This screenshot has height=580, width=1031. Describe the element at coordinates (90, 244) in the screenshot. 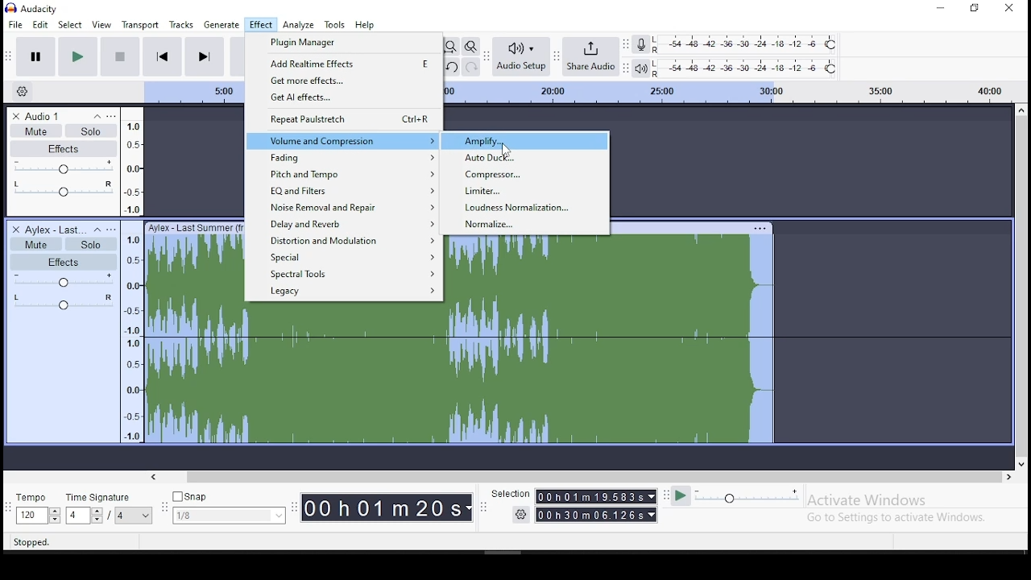

I see `solo` at that location.